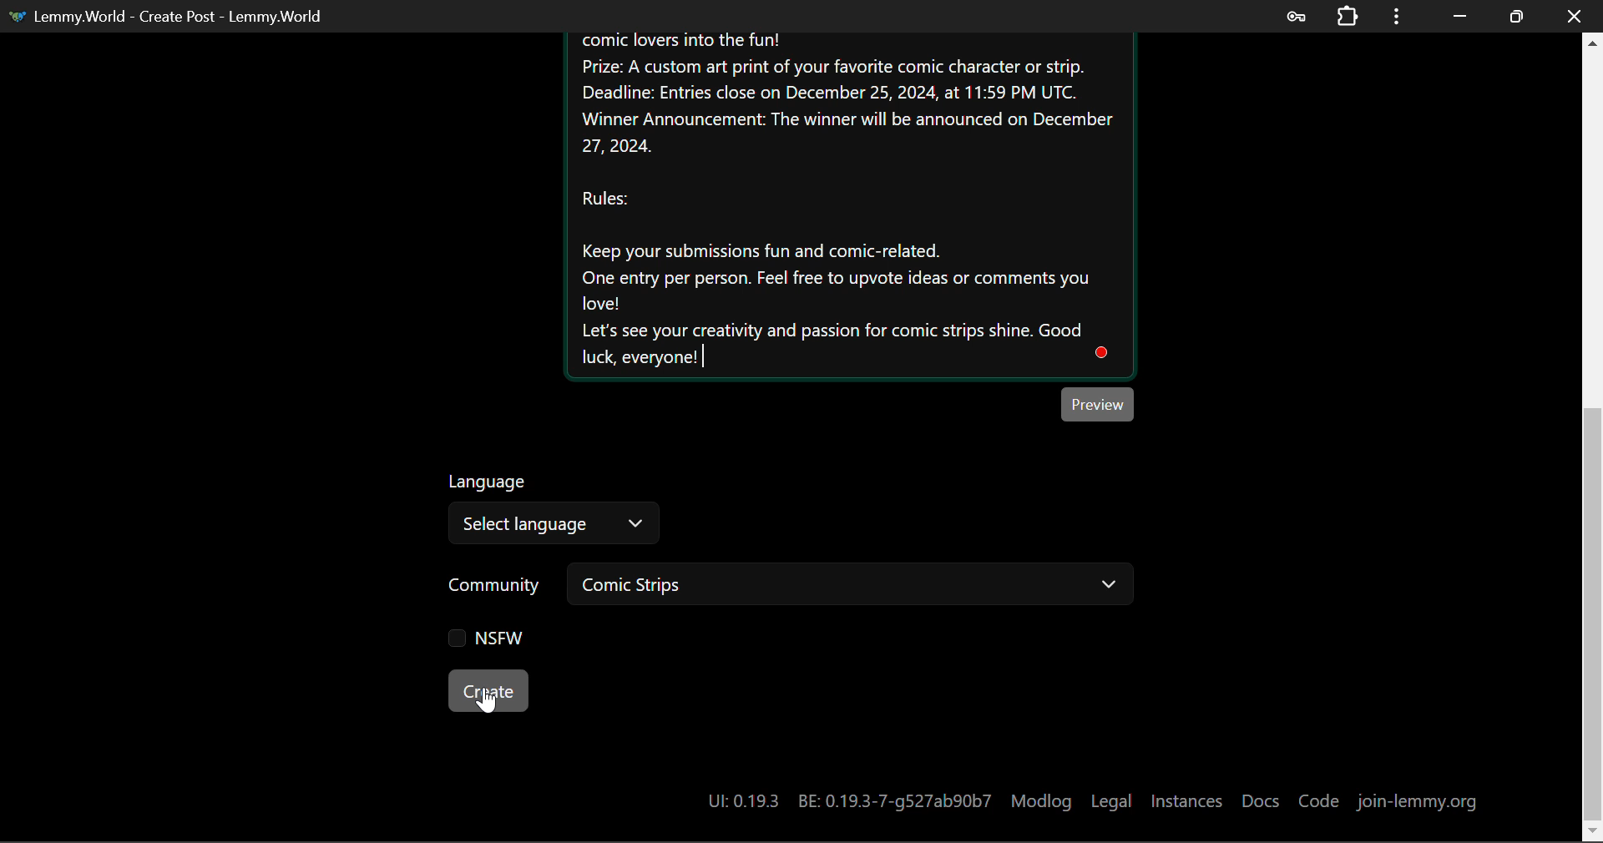 Image resolution: width=1603 pixels, height=843 pixels. What do you see at coordinates (495, 587) in the screenshot?
I see `Community` at bounding box center [495, 587].